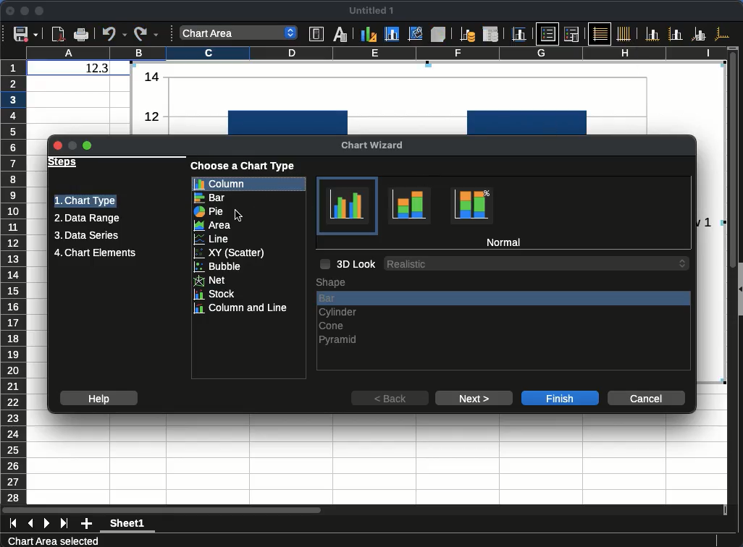 The image size is (743, 547). What do you see at coordinates (86, 236) in the screenshot?
I see `data series` at bounding box center [86, 236].